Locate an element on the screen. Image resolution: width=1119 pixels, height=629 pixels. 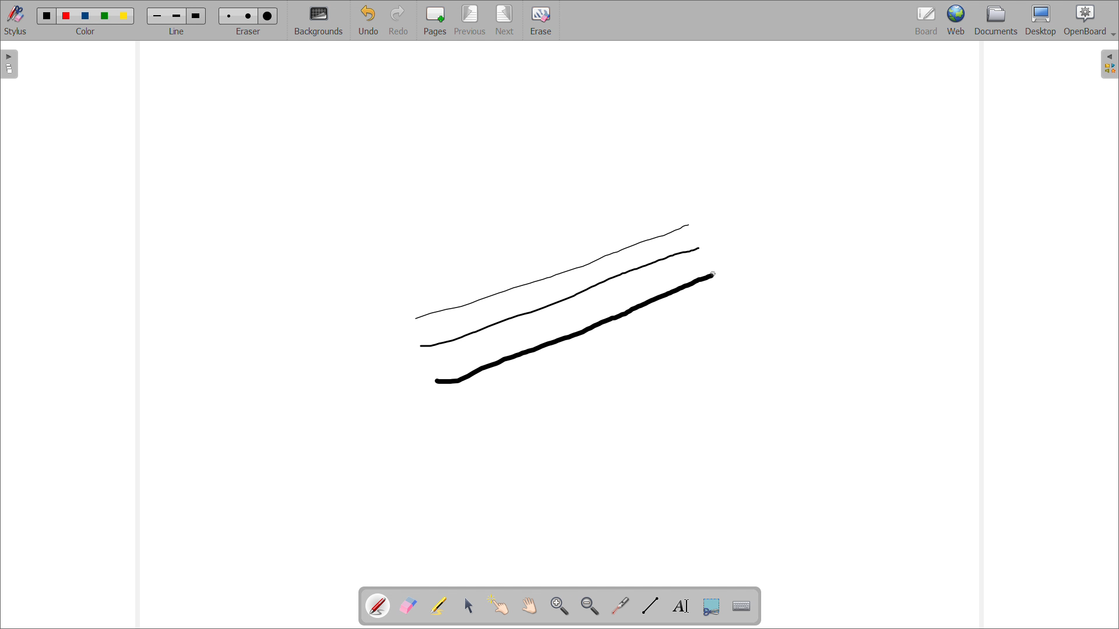
line width size is located at coordinates (196, 16).